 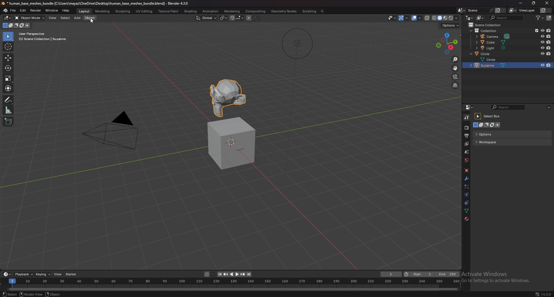 What do you see at coordinates (71, 274) in the screenshot?
I see `marker` at bounding box center [71, 274].